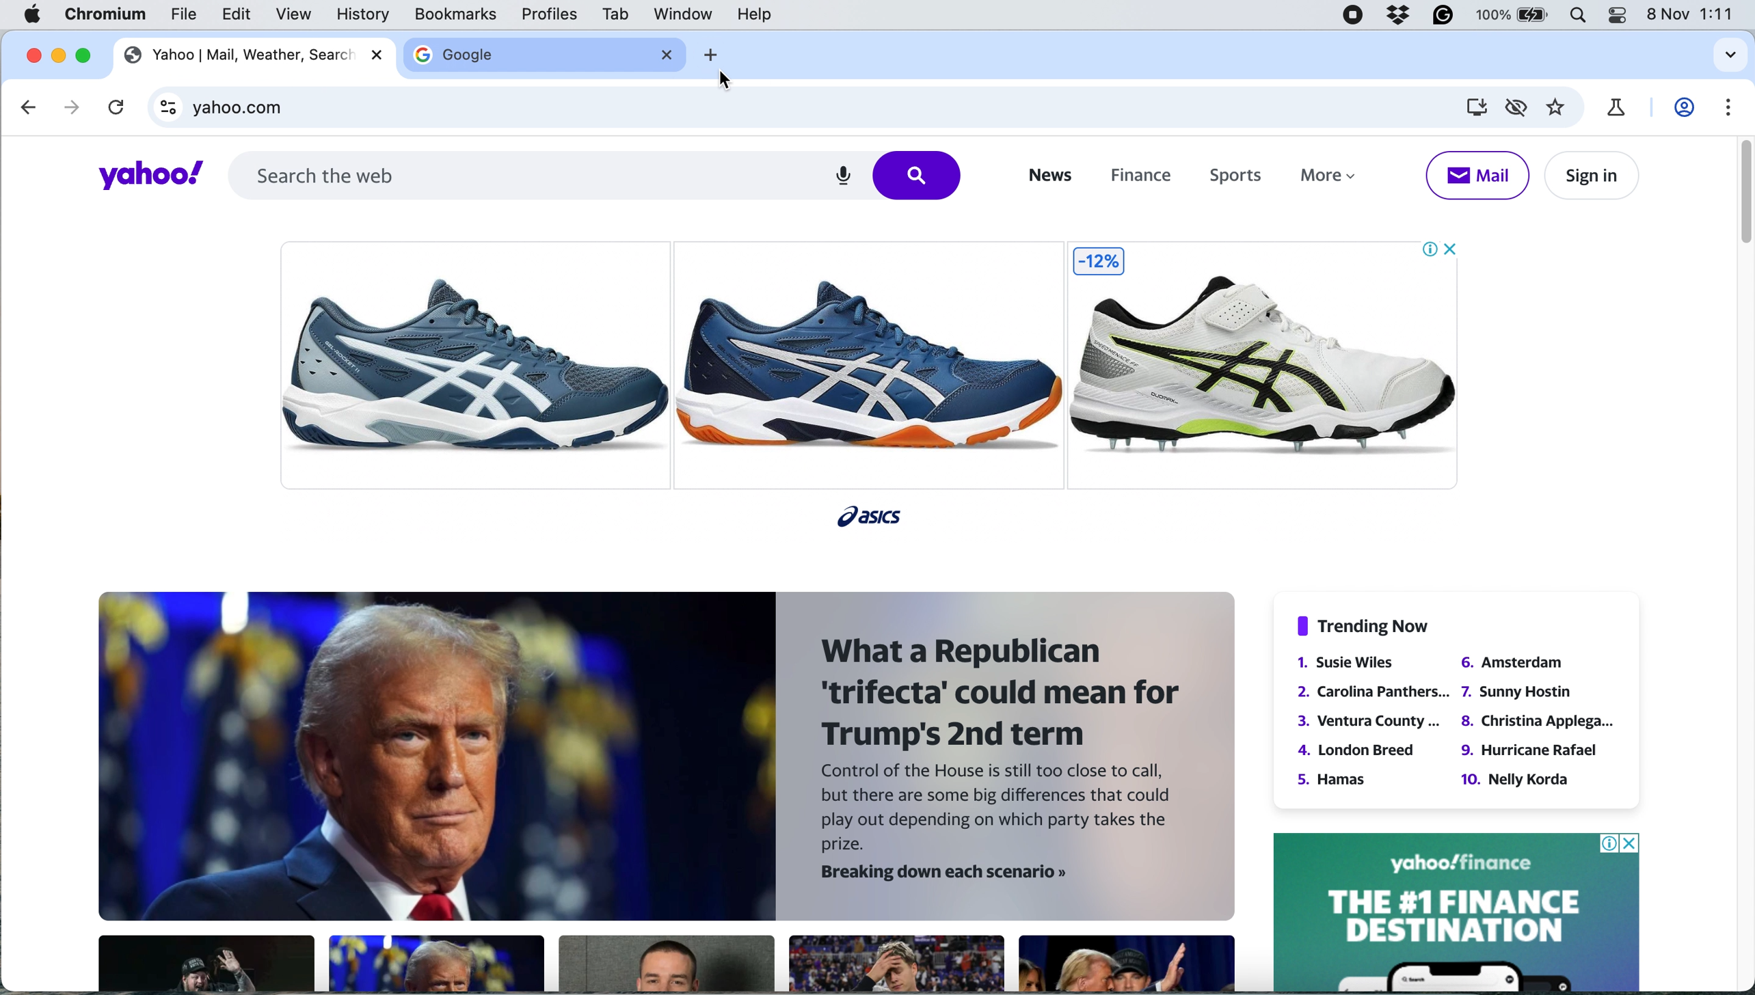 This screenshot has width=1755, height=995. Describe the element at coordinates (817, 111) in the screenshot. I see `yahoo.com` at that location.